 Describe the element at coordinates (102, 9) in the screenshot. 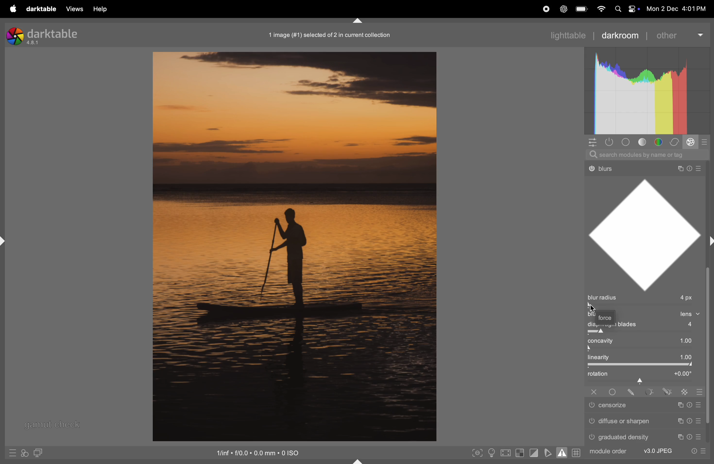

I see `help` at that location.